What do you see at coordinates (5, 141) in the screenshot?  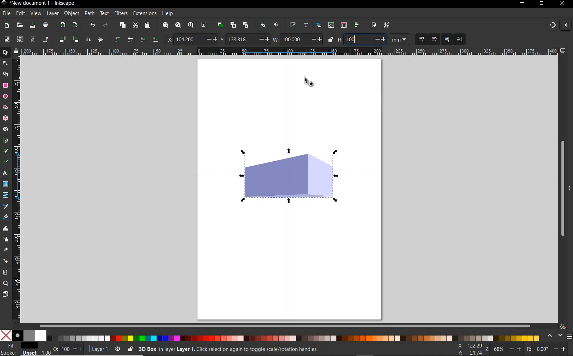 I see `pen tool` at bounding box center [5, 141].